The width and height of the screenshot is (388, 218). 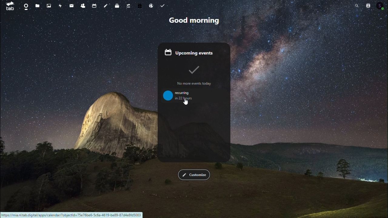 What do you see at coordinates (73, 5) in the screenshot?
I see `mail` at bounding box center [73, 5].